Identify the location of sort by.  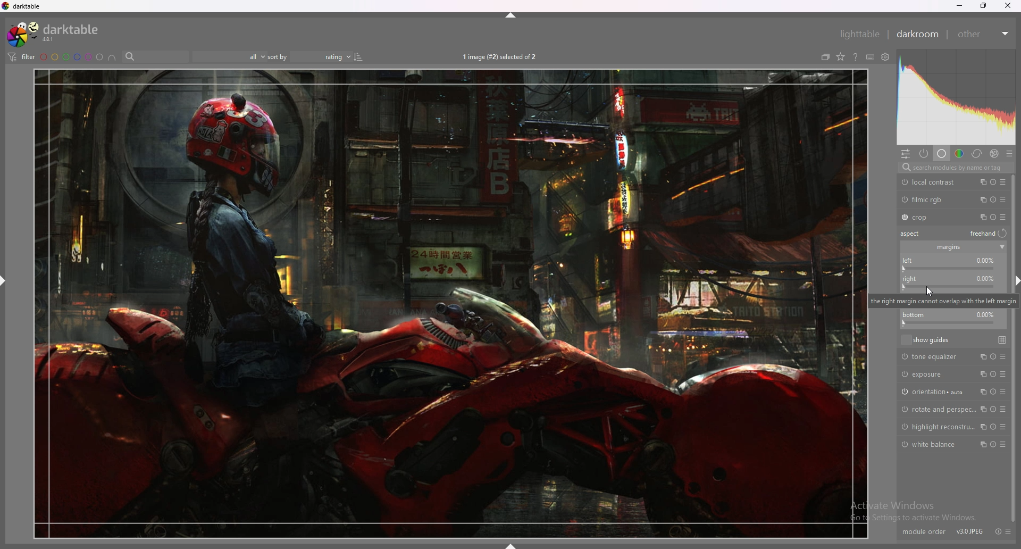
(278, 56).